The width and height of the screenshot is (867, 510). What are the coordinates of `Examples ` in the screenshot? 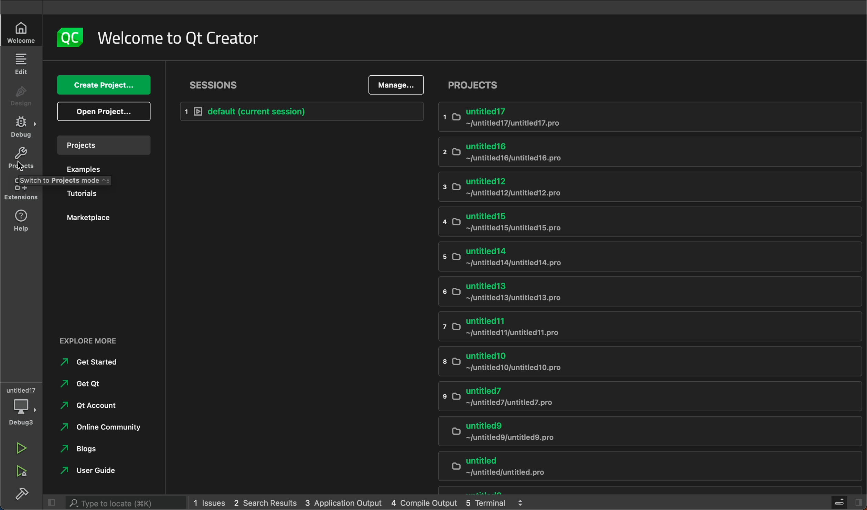 It's located at (99, 169).